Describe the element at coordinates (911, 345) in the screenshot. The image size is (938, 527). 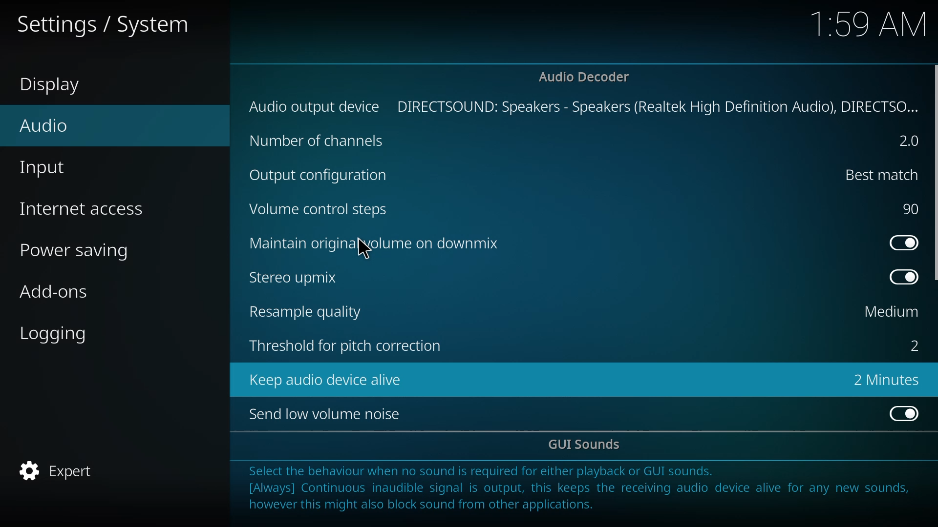
I see `2` at that location.